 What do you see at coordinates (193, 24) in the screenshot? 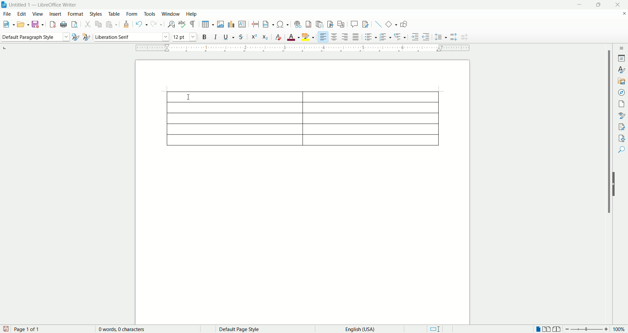
I see `formatting mask` at bounding box center [193, 24].